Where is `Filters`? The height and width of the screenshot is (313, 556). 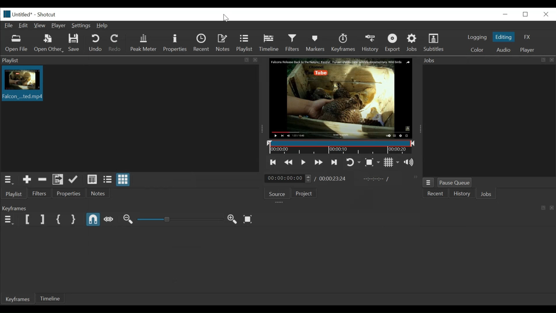 Filters is located at coordinates (293, 43).